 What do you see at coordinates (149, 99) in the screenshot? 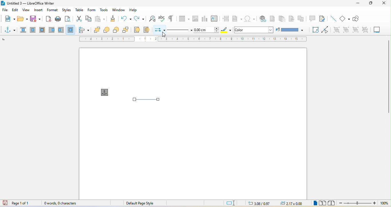
I see `select line` at bounding box center [149, 99].